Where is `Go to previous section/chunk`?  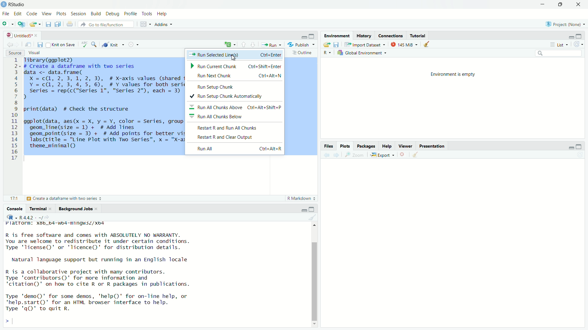 Go to previous section/chunk is located at coordinates (244, 45).